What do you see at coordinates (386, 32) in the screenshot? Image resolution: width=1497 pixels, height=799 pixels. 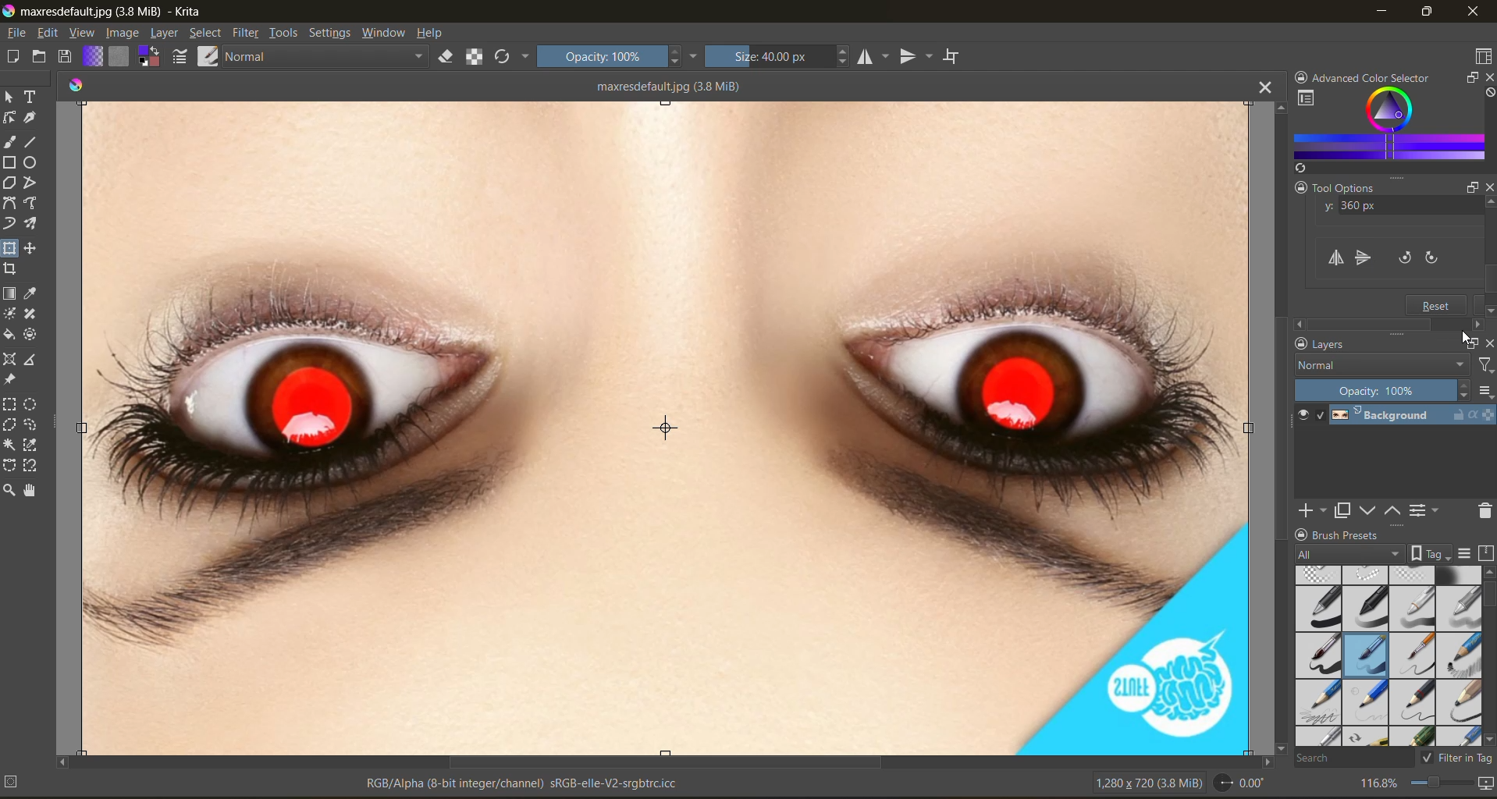 I see `window` at bounding box center [386, 32].